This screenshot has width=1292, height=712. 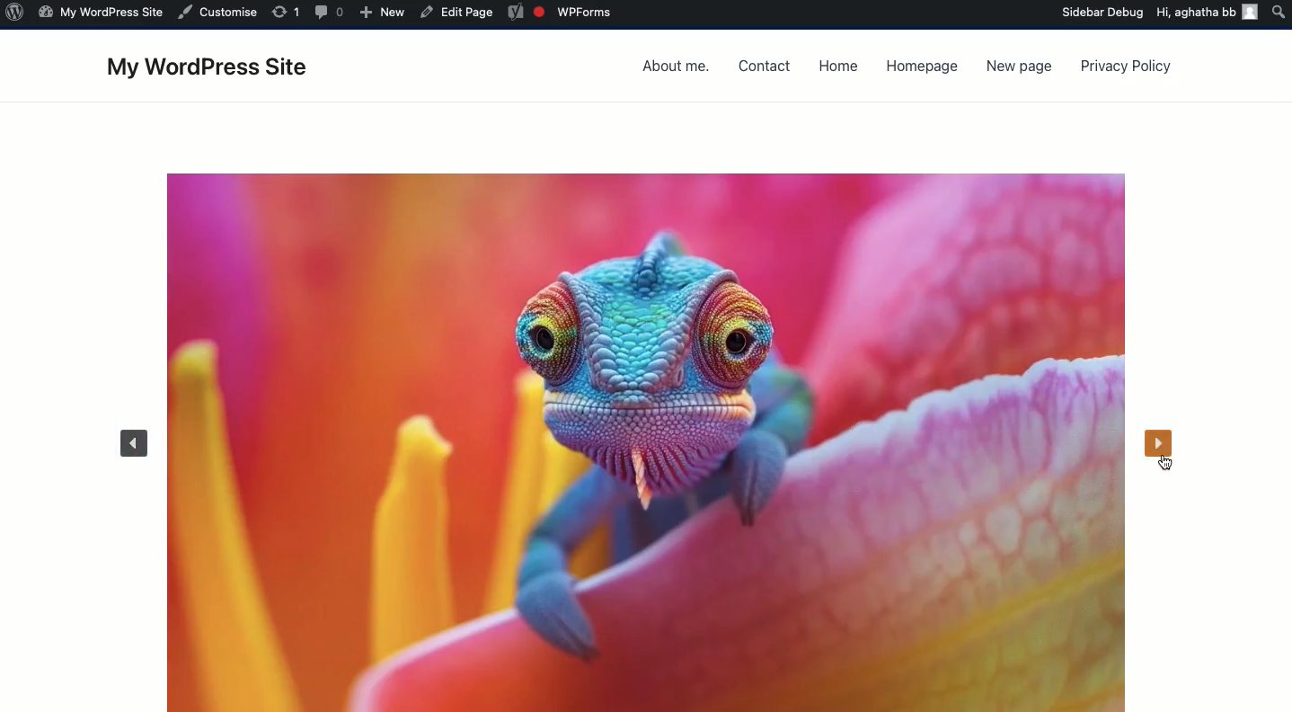 What do you see at coordinates (645, 441) in the screenshot?
I see `Image` at bounding box center [645, 441].